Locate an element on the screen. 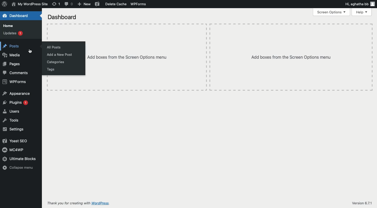 This screenshot has height=208, width=377. Dashboard is located at coordinates (17, 16).